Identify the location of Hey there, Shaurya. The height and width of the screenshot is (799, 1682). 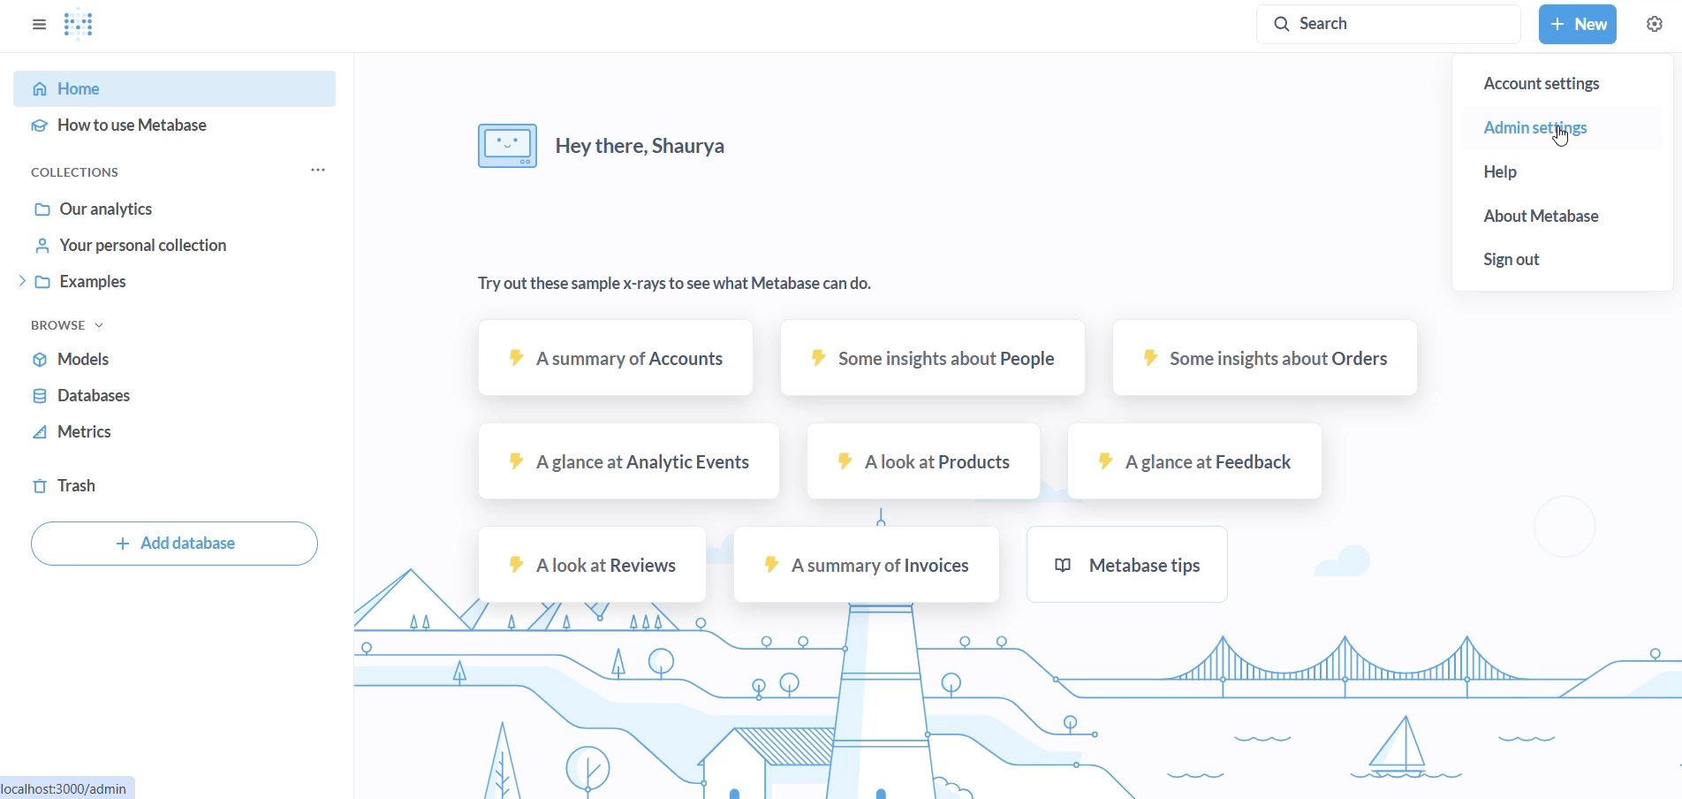
(603, 147).